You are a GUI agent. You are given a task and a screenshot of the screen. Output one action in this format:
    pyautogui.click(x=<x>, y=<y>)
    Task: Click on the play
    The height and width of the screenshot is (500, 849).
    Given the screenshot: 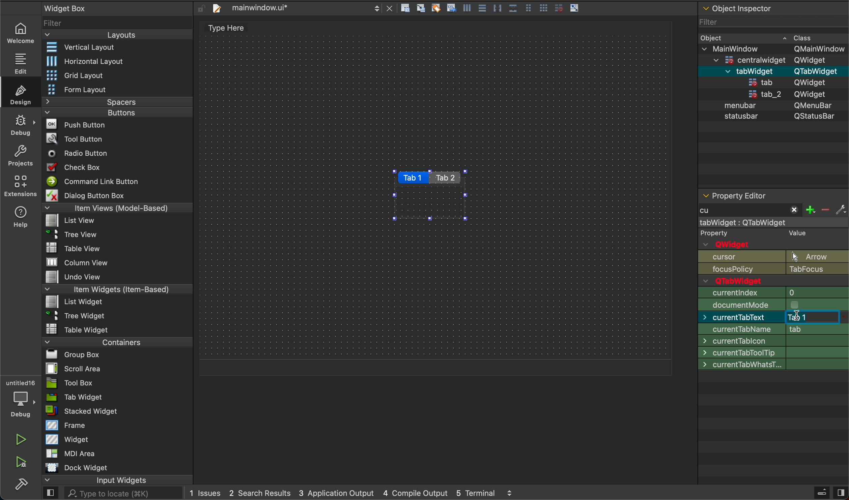 What is the action you would take?
    pyautogui.click(x=21, y=441)
    